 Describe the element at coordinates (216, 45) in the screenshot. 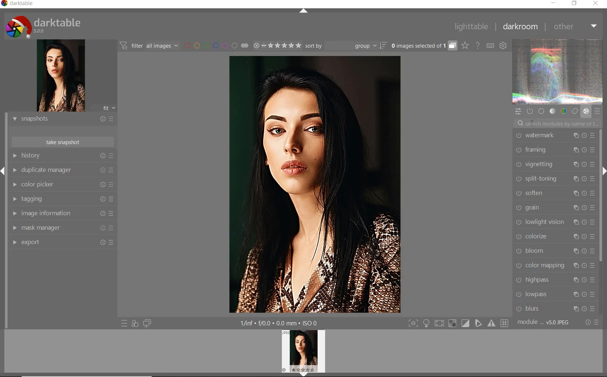

I see `filter by image color` at that location.